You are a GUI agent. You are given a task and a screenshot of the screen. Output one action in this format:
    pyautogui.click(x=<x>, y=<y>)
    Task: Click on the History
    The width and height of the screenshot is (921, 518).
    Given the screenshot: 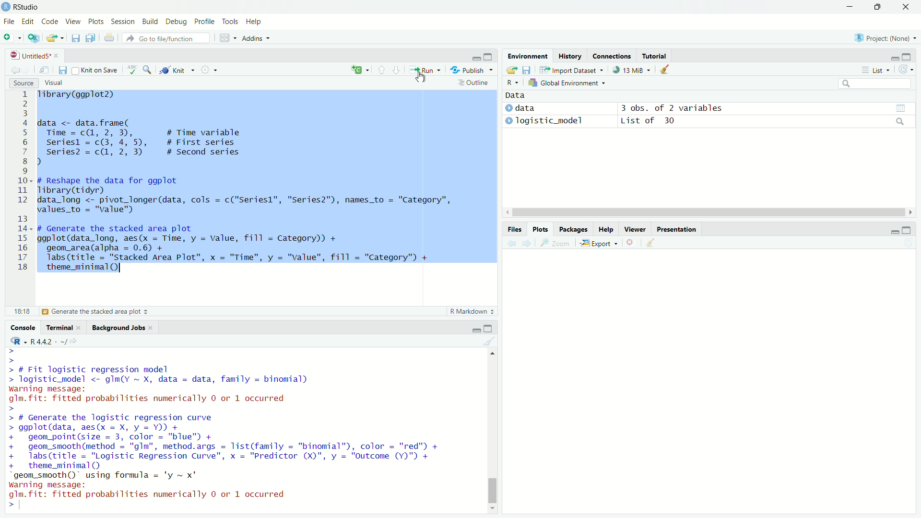 What is the action you would take?
    pyautogui.click(x=569, y=55)
    